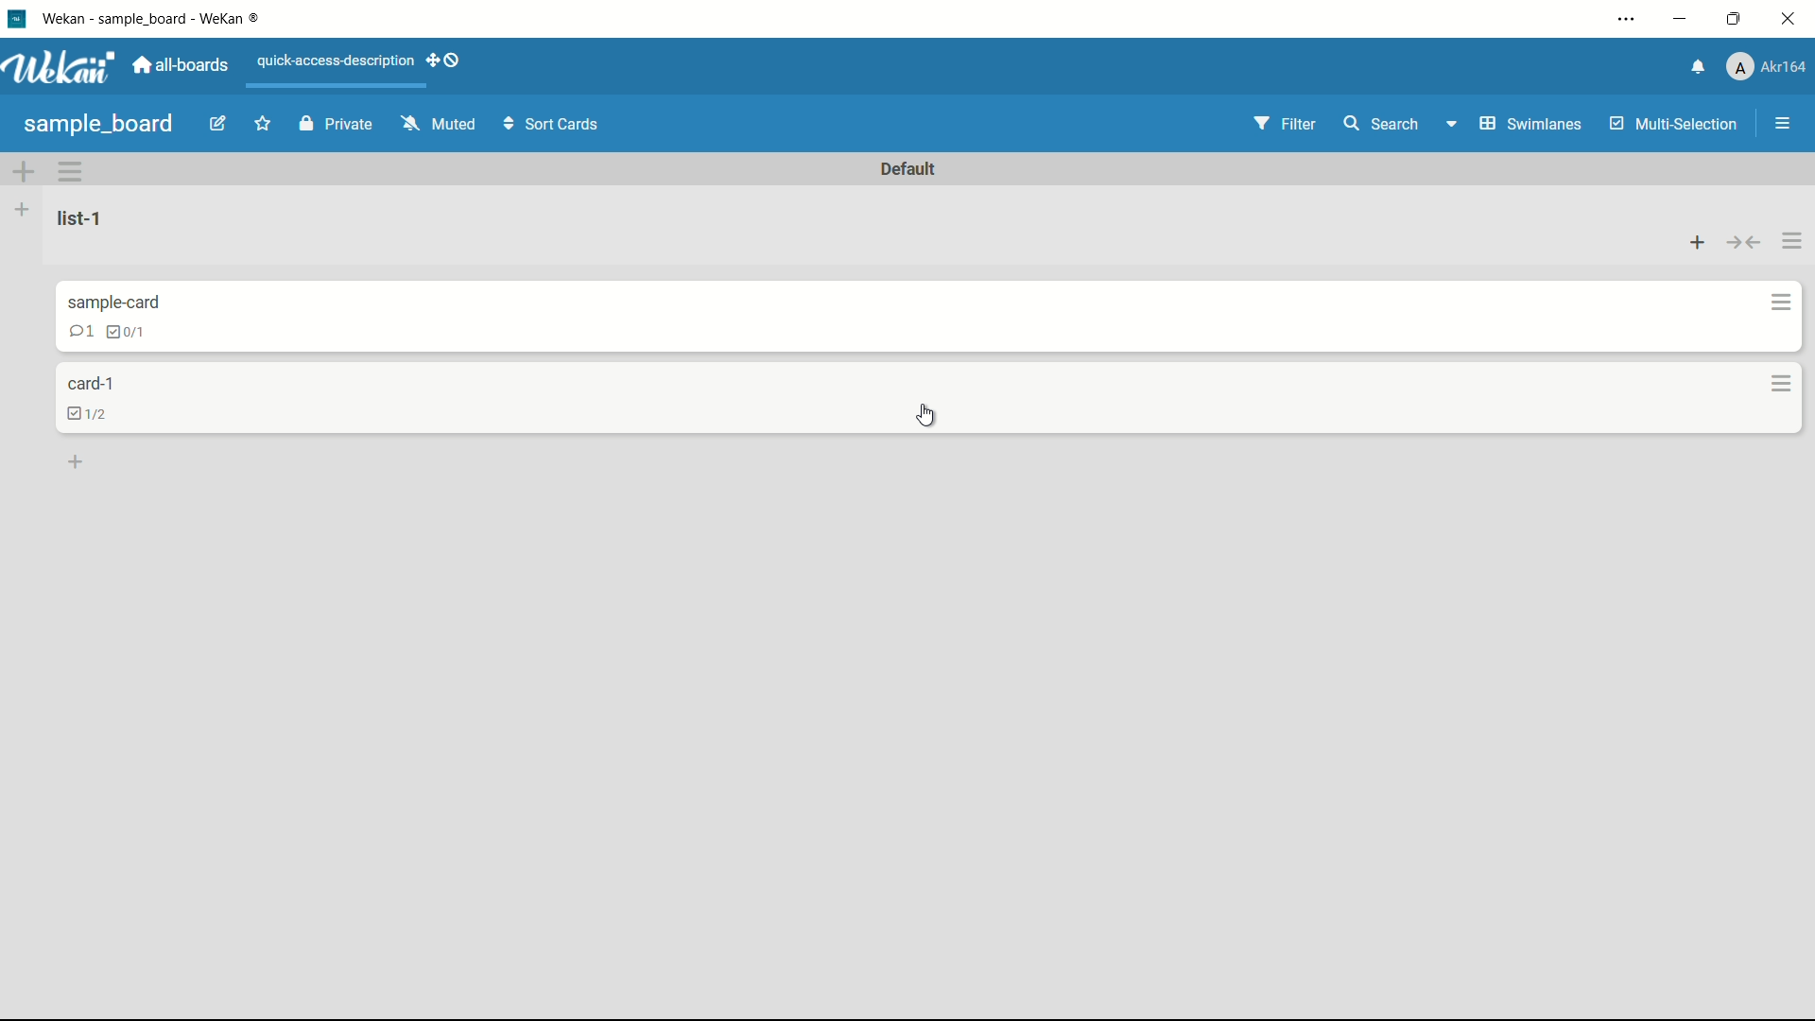  Describe the element at coordinates (1621, 18) in the screenshot. I see `settings and more` at that location.